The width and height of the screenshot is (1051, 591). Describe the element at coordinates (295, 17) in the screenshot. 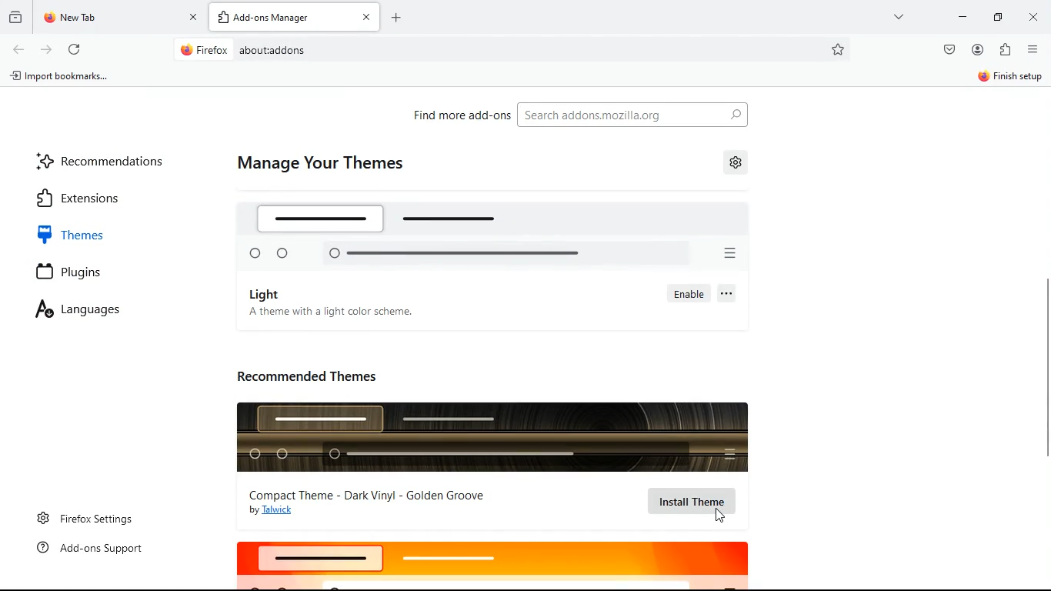

I see `add-ons tab` at that location.